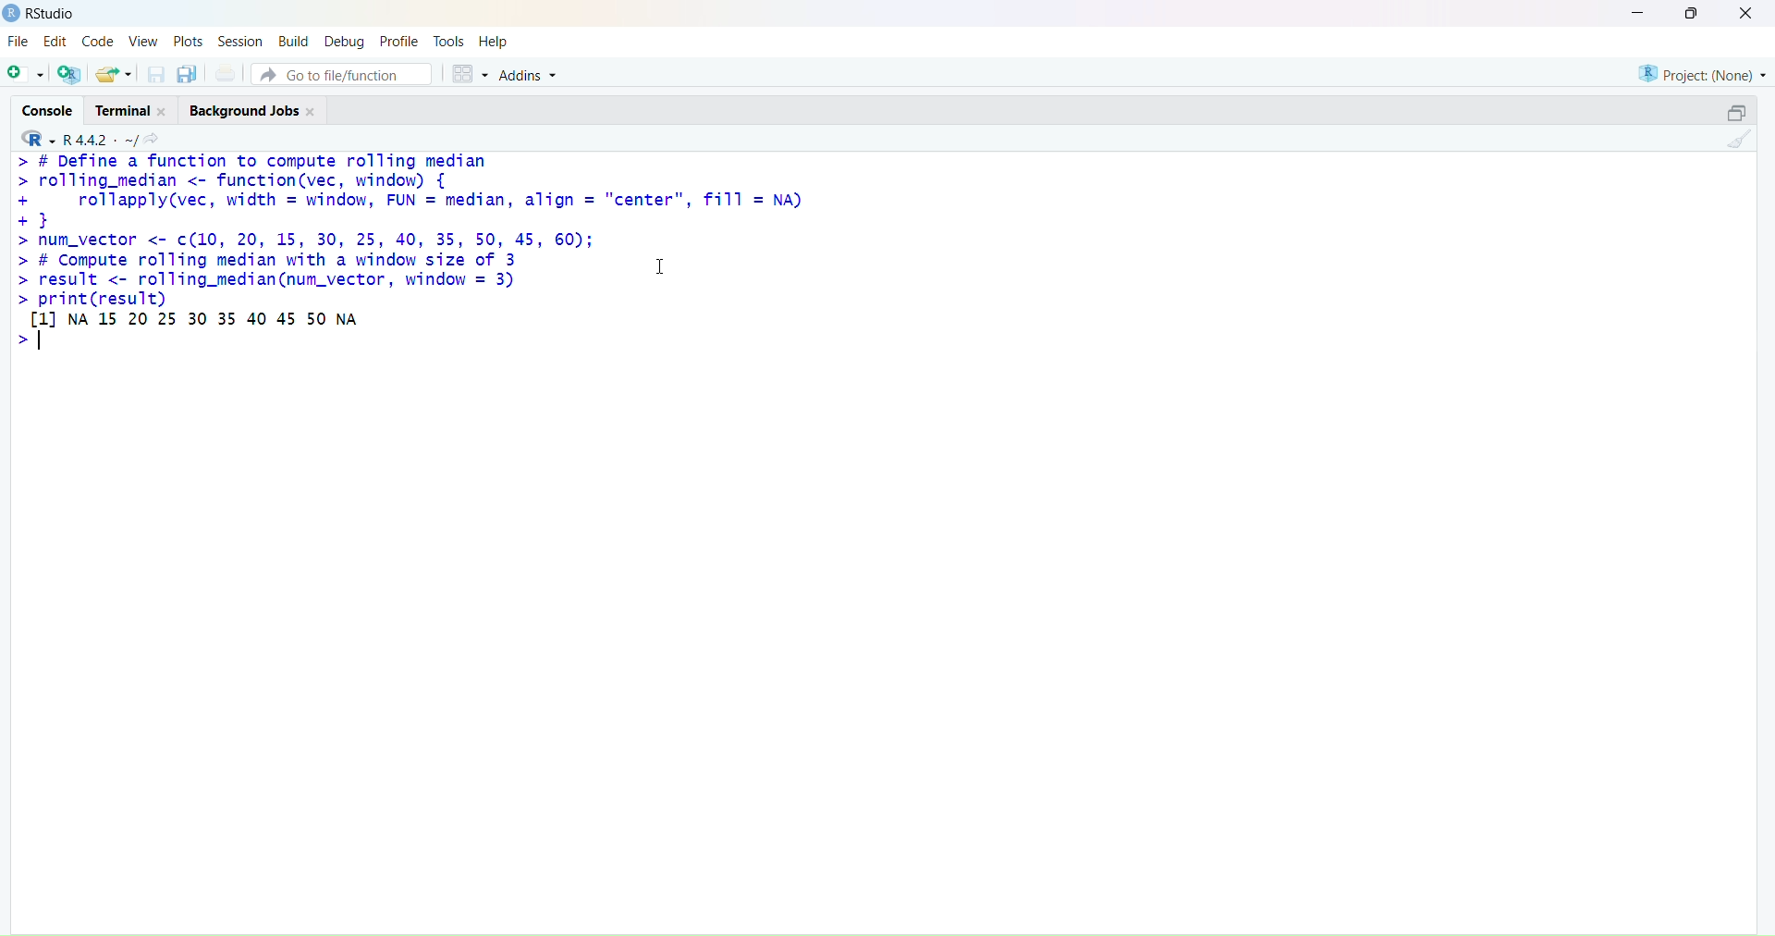  What do you see at coordinates (114, 74) in the screenshot?
I see `share folder as` at bounding box center [114, 74].